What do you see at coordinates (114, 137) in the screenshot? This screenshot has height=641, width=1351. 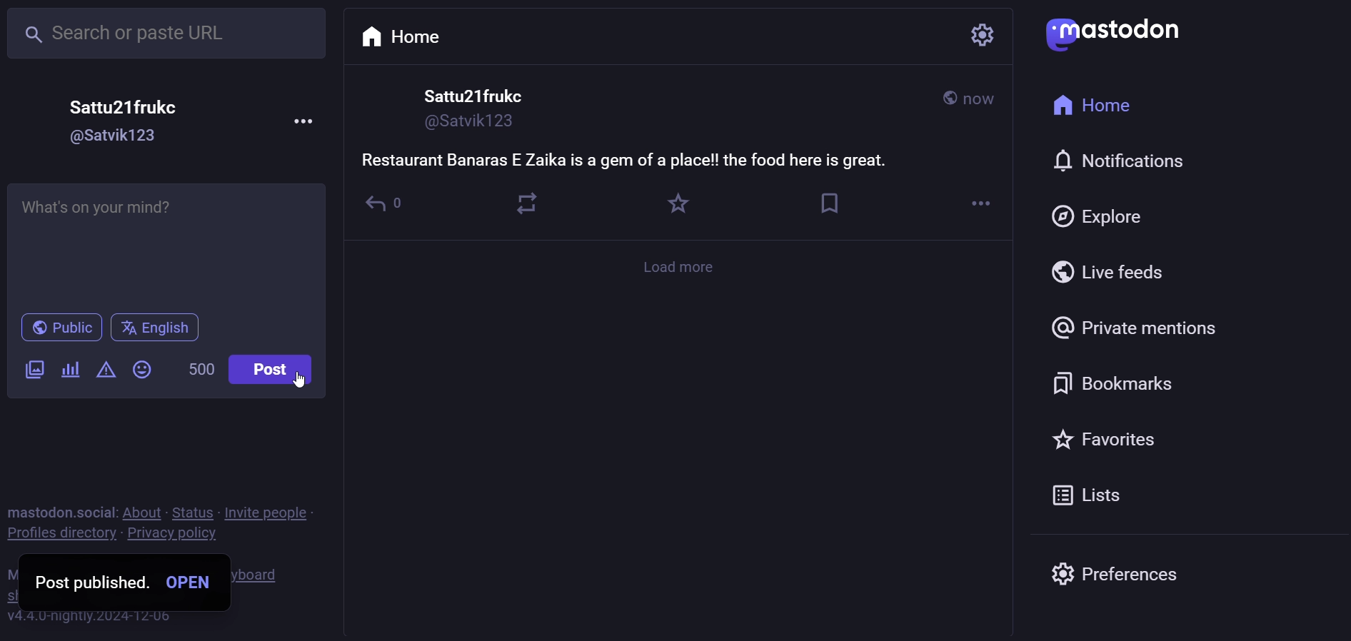 I see `id` at bounding box center [114, 137].